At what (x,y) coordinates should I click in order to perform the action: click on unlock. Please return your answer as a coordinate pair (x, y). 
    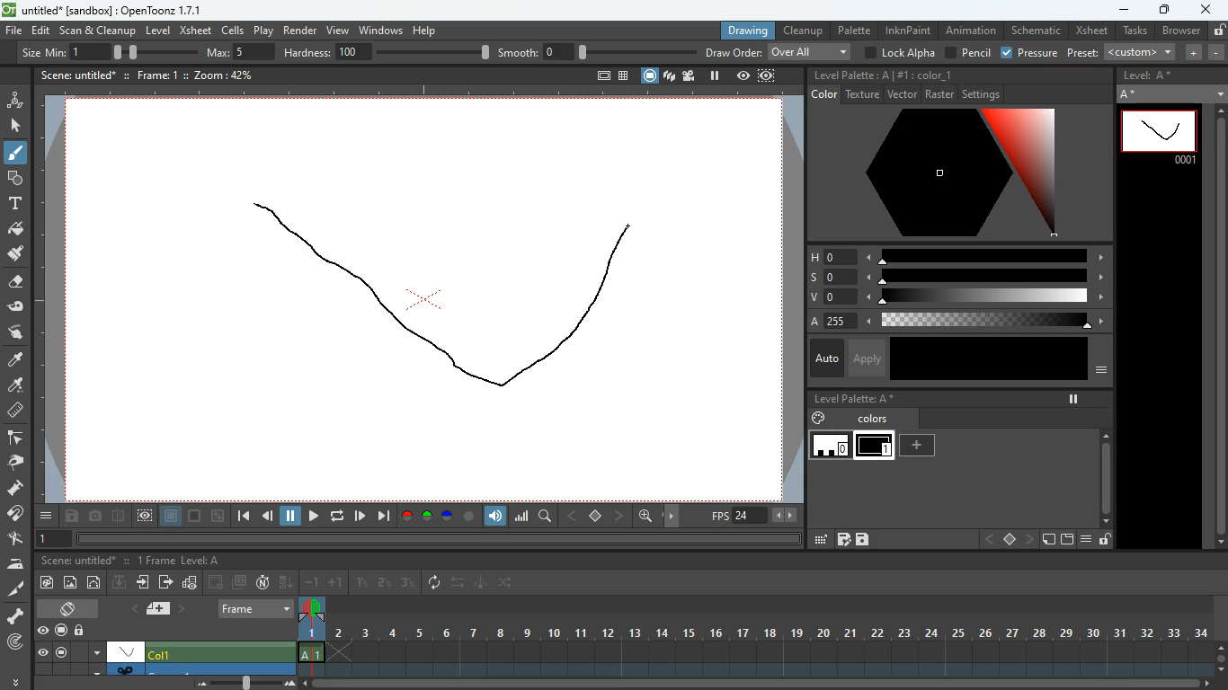
    Looking at the image, I should click on (1218, 30).